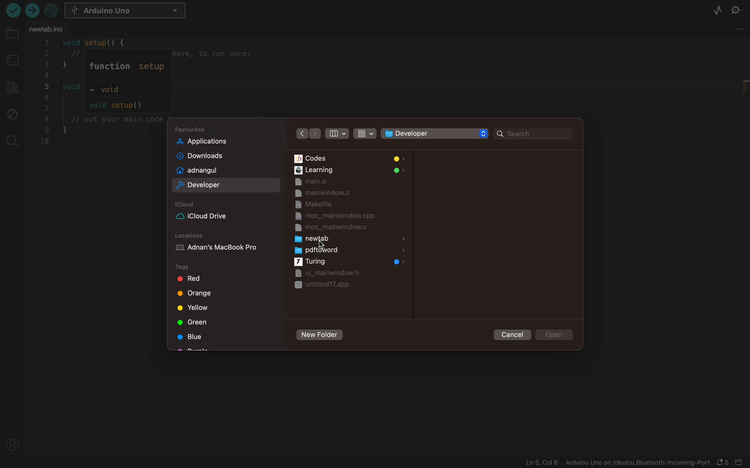 The image size is (750, 468). Describe the element at coordinates (325, 273) in the screenshot. I see `ui mainwindow` at that location.